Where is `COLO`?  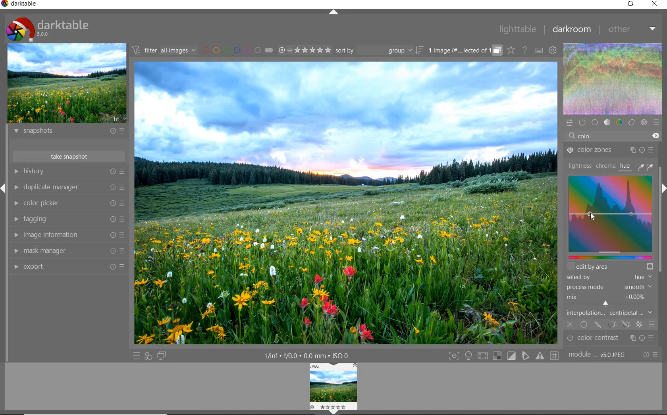
COLO is located at coordinates (594, 137).